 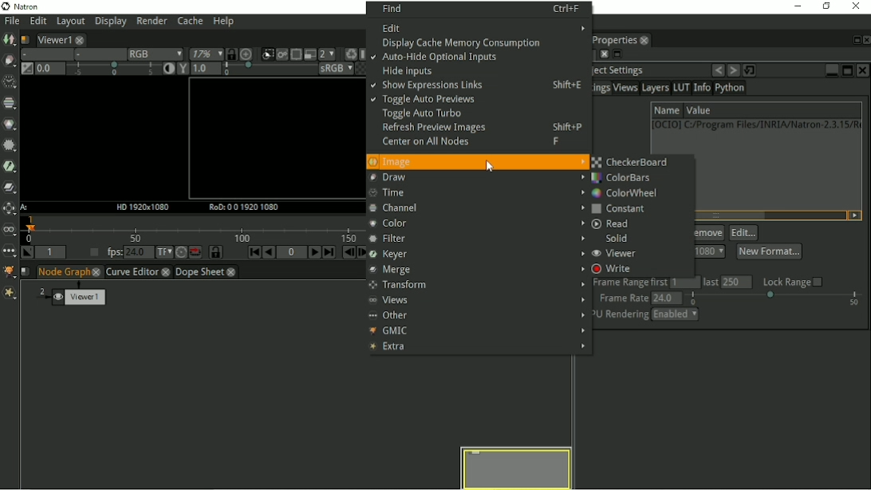 What do you see at coordinates (312, 252) in the screenshot?
I see `Play forward` at bounding box center [312, 252].